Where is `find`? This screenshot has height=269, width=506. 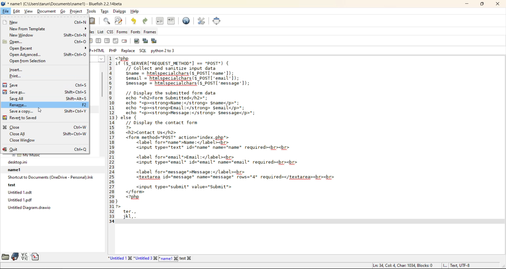 find is located at coordinates (107, 20).